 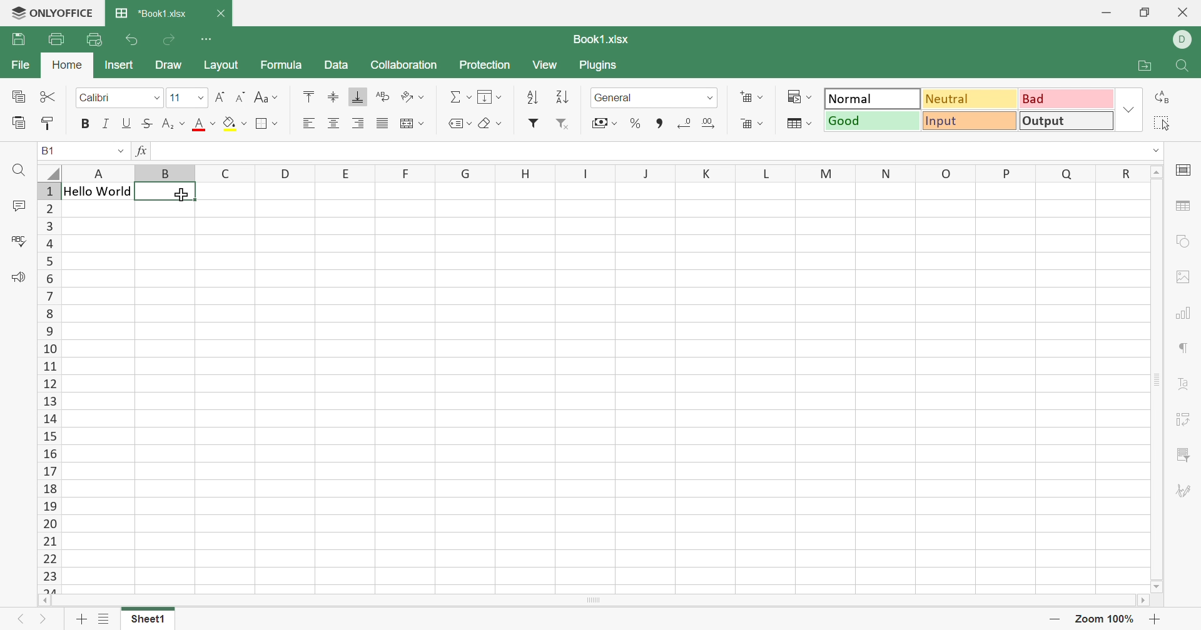 What do you see at coordinates (1183, 241) in the screenshot?
I see `shape settings` at bounding box center [1183, 241].